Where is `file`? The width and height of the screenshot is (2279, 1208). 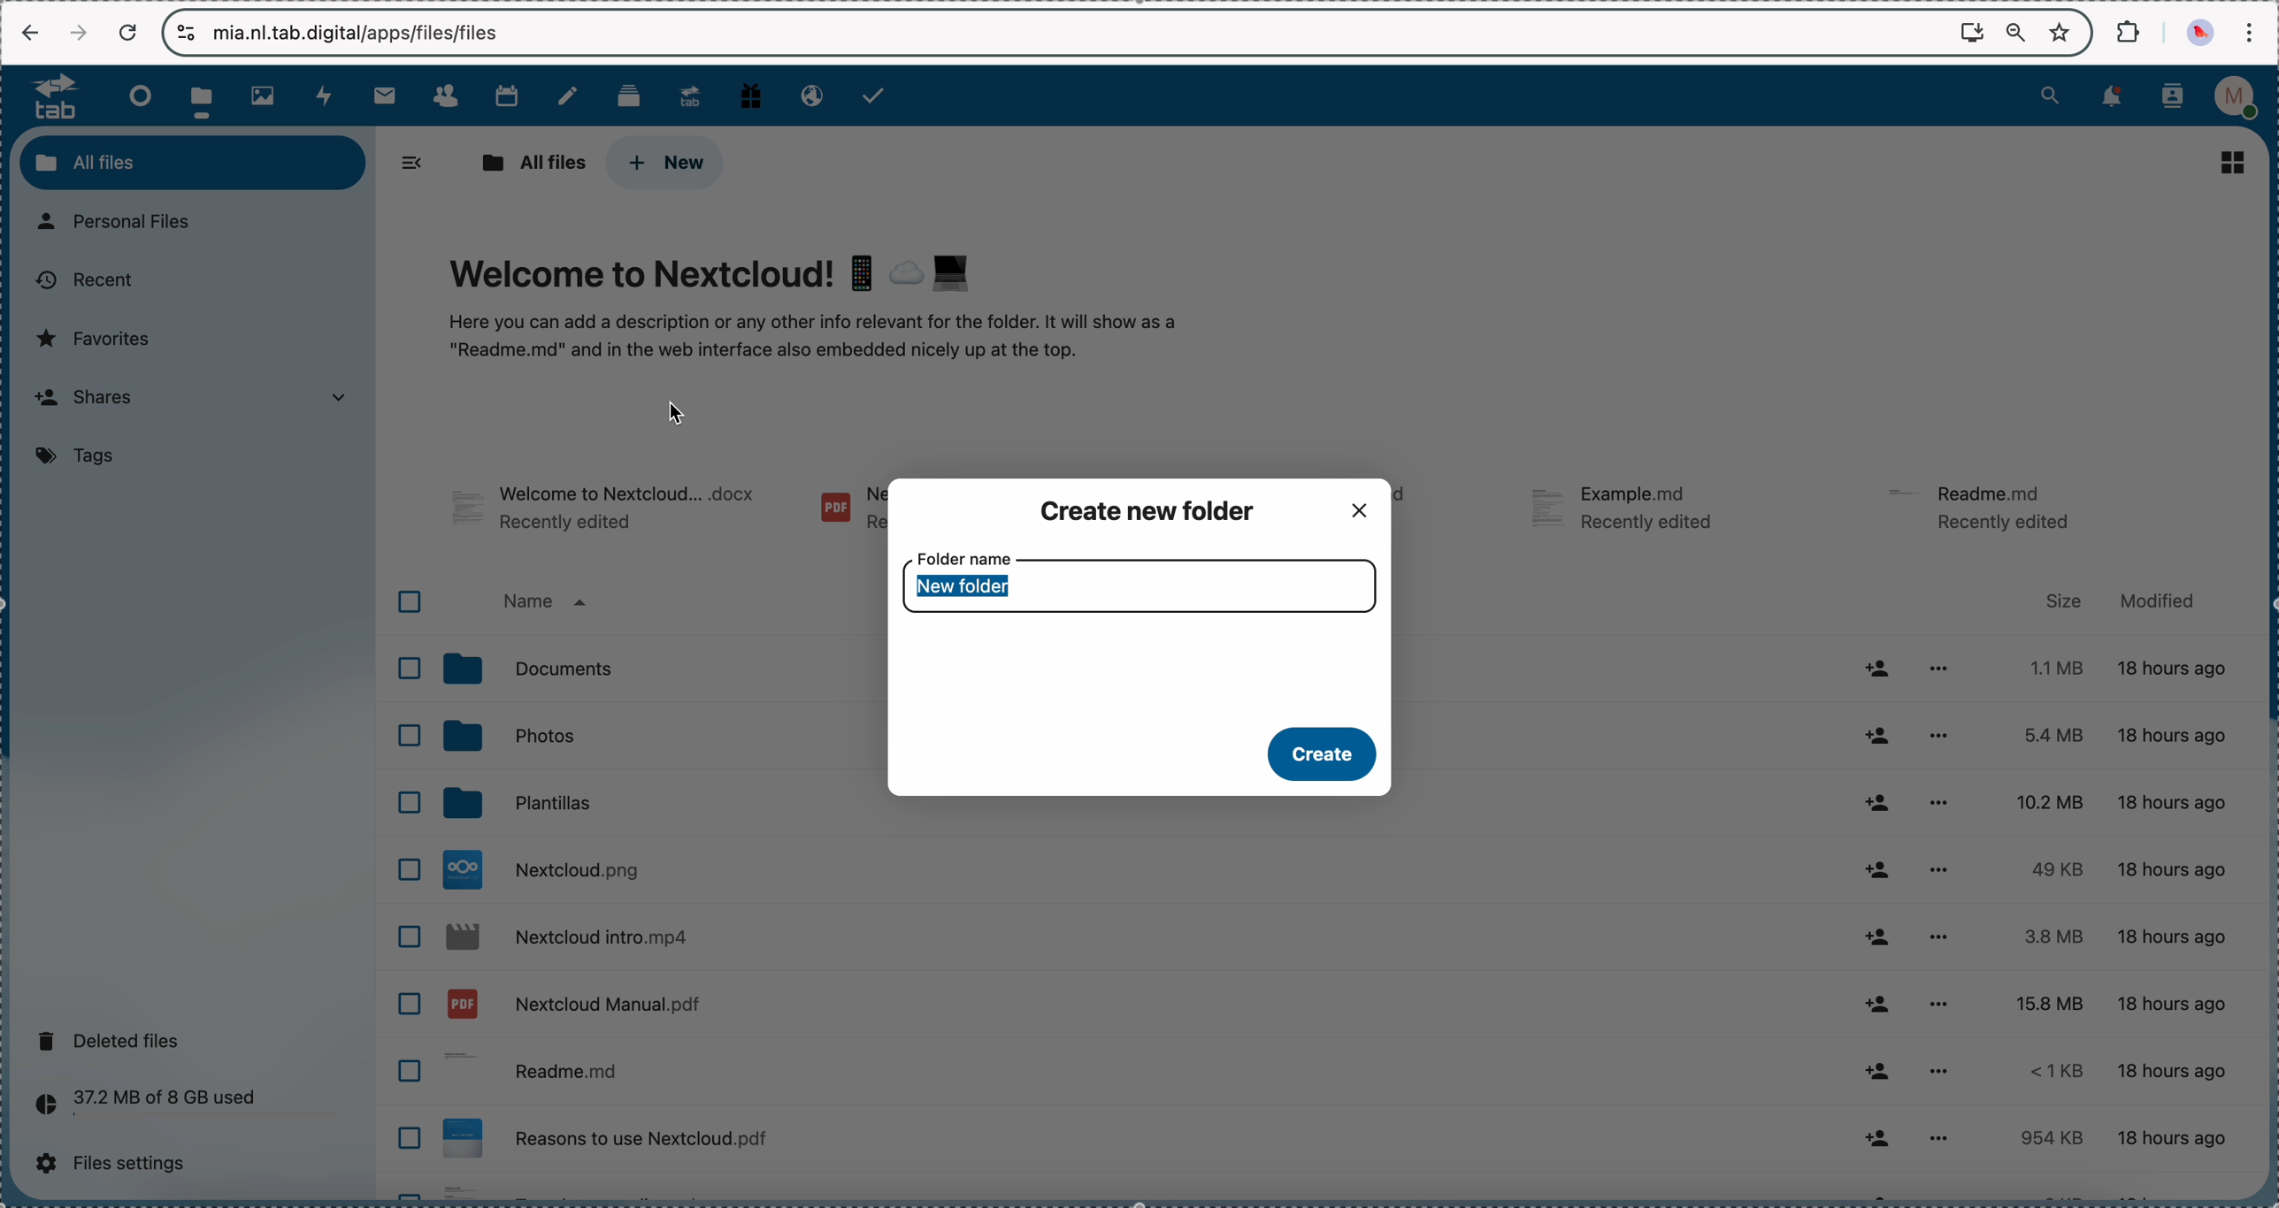
file is located at coordinates (847, 512).